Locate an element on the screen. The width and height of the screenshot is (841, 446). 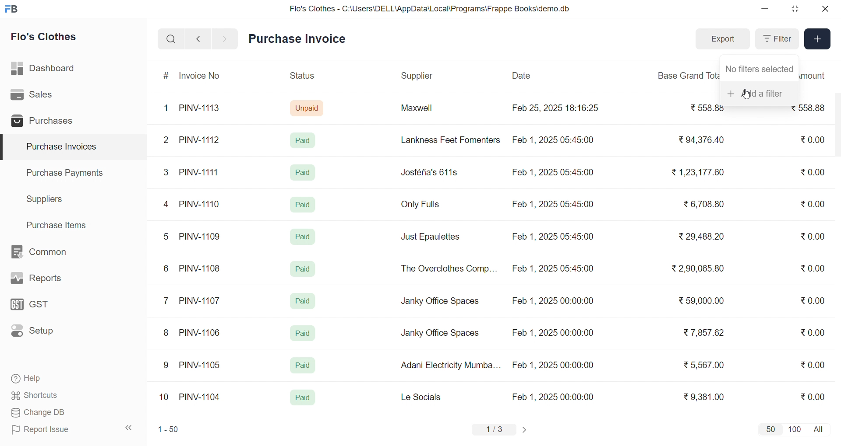
Feb 1, 2025 00:00:00 is located at coordinates (552, 302).